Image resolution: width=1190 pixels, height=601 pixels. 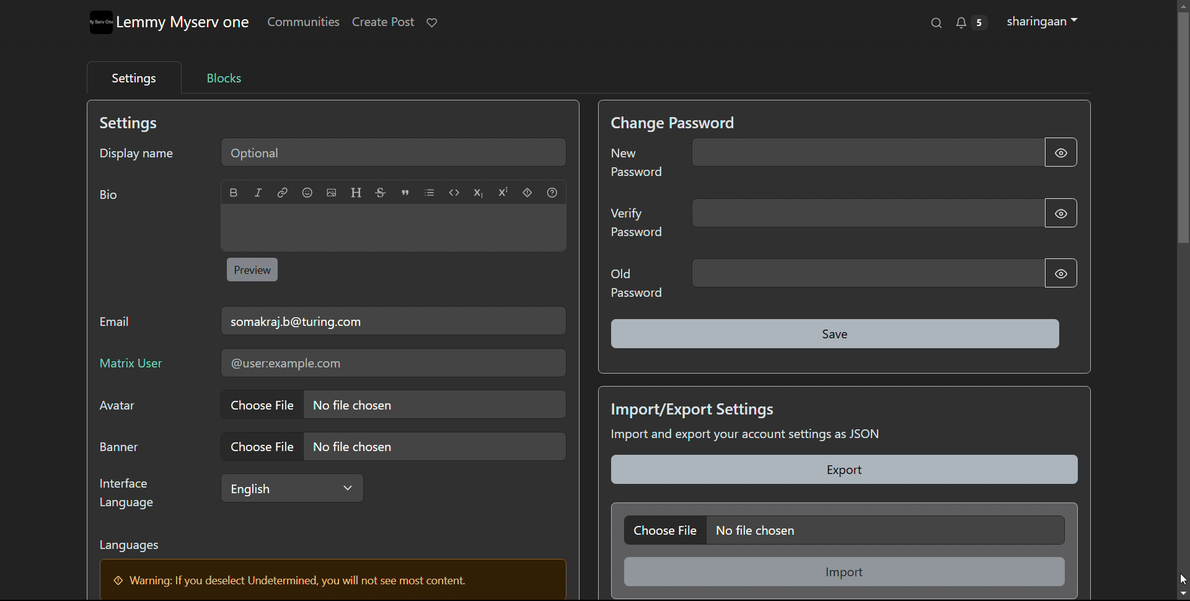 I want to click on strikethrough, so click(x=379, y=192).